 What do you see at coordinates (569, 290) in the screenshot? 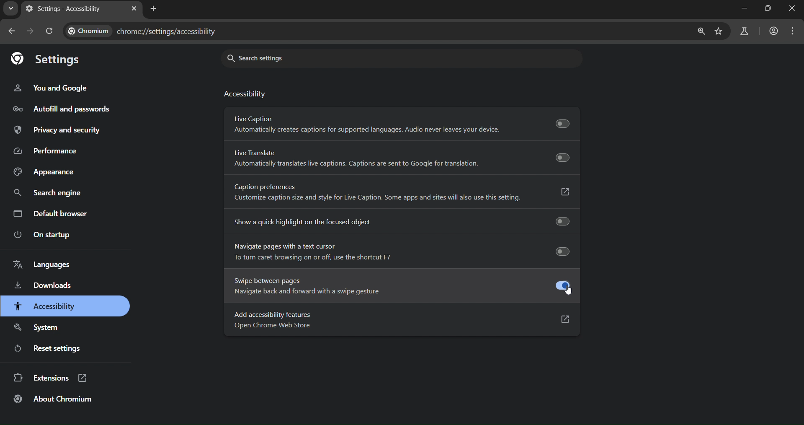
I see `cursor` at bounding box center [569, 290].